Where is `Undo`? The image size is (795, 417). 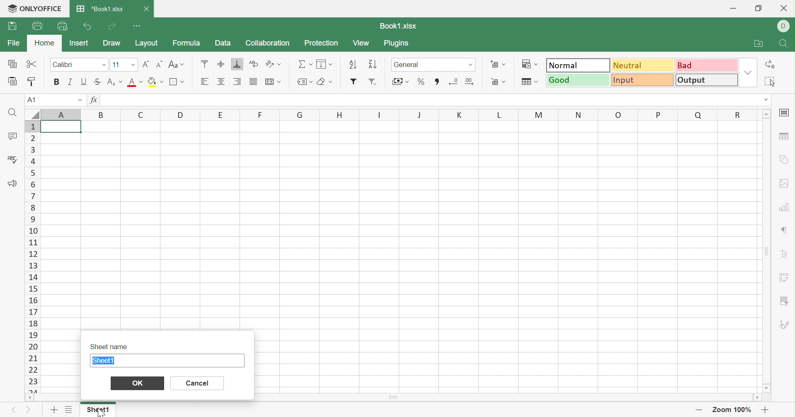 Undo is located at coordinates (87, 26).